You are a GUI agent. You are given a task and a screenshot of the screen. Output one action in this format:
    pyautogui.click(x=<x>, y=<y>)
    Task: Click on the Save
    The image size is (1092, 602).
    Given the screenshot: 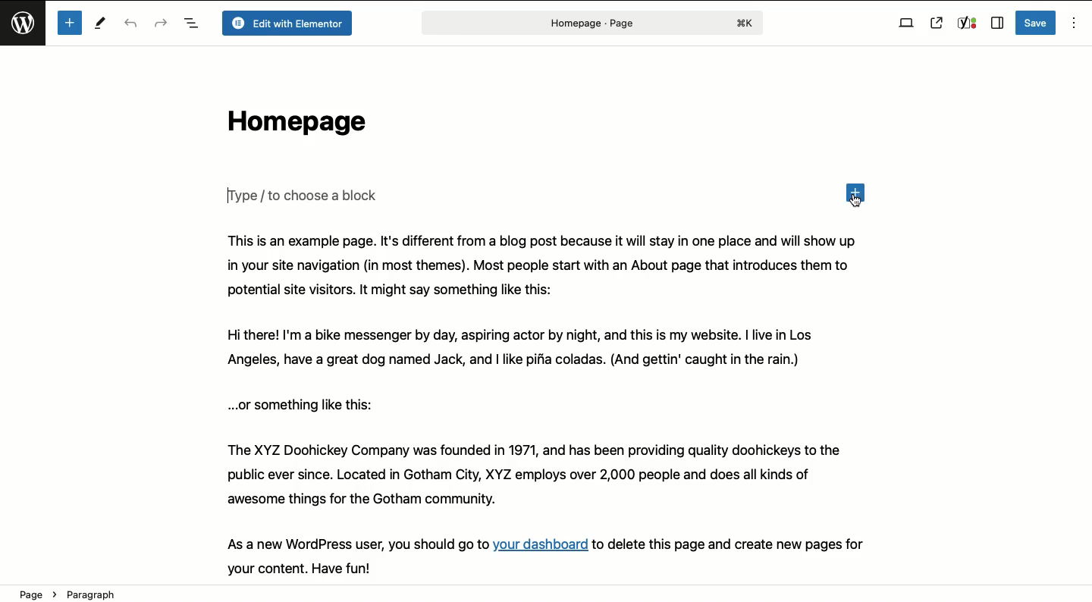 What is the action you would take?
    pyautogui.click(x=1037, y=23)
    